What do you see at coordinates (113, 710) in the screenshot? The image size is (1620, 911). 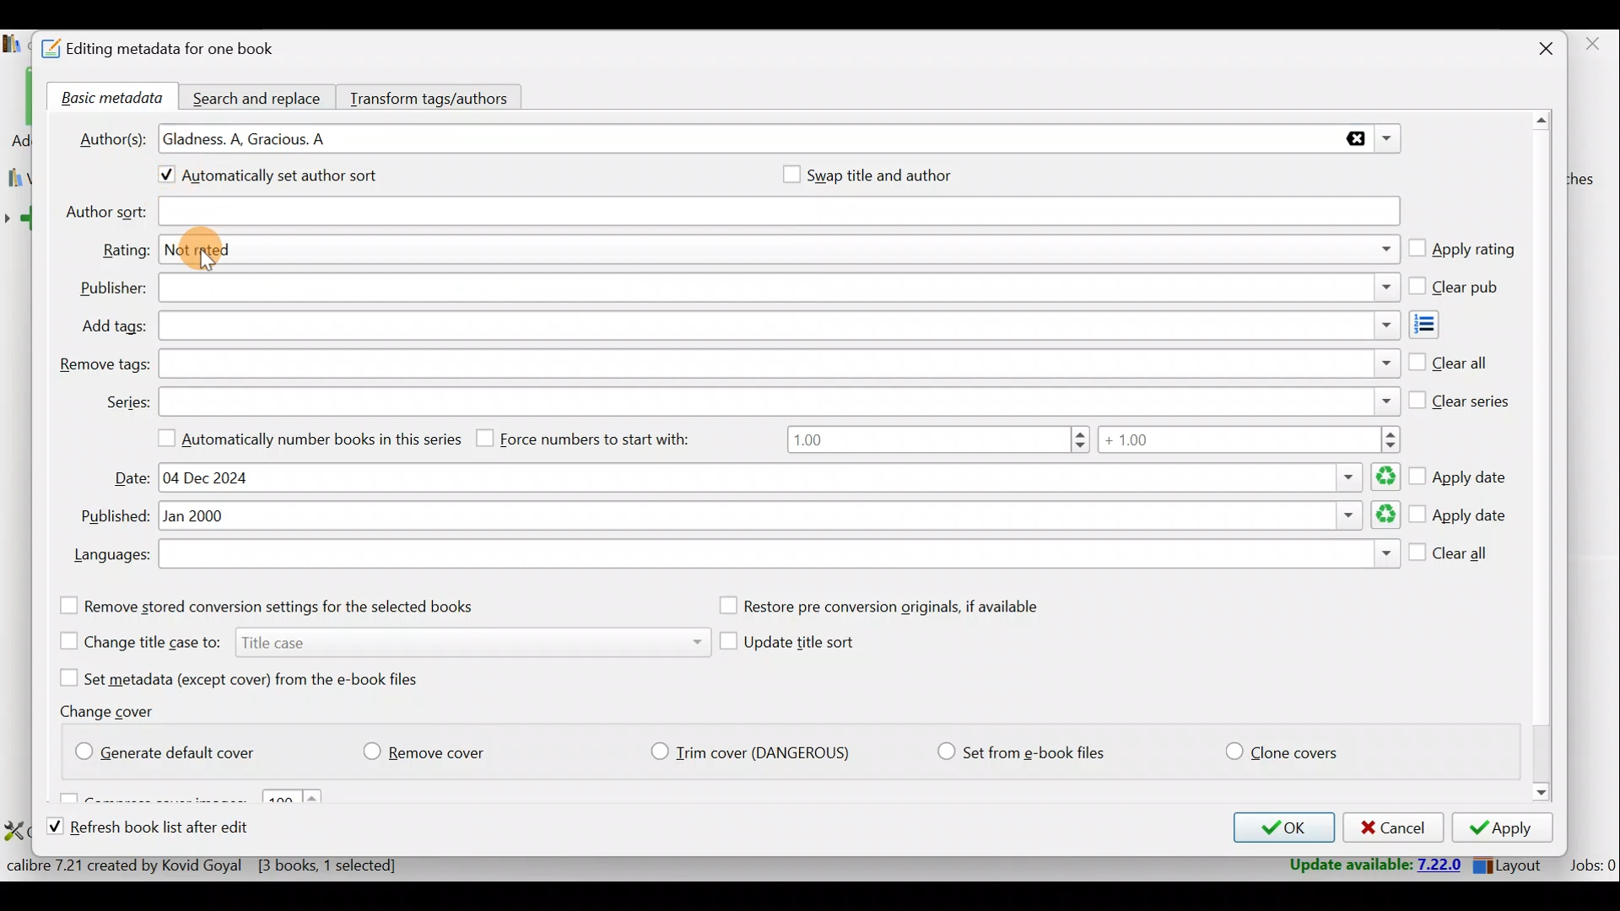 I see `Change cover` at bounding box center [113, 710].